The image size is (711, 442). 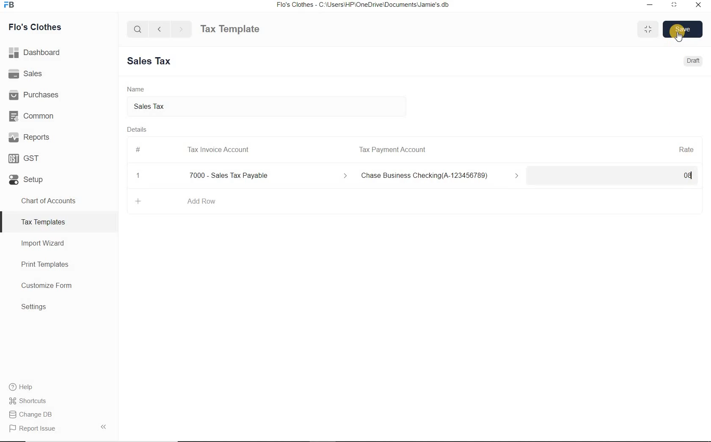 I want to click on Setup, so click(x=59, y=178).